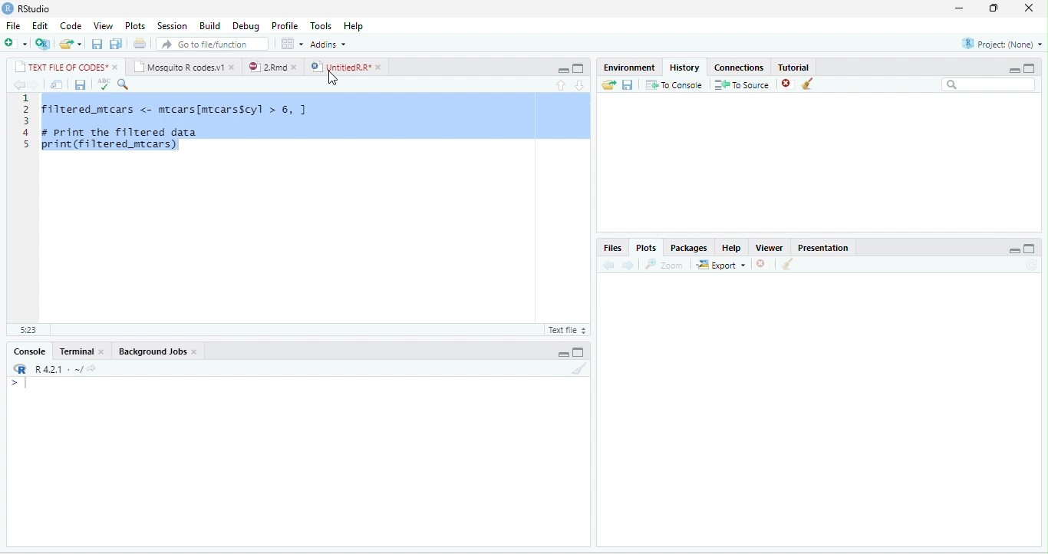 The height and width of the screenshot is (554, 1048). I want to click on logo, so click(8, 8).